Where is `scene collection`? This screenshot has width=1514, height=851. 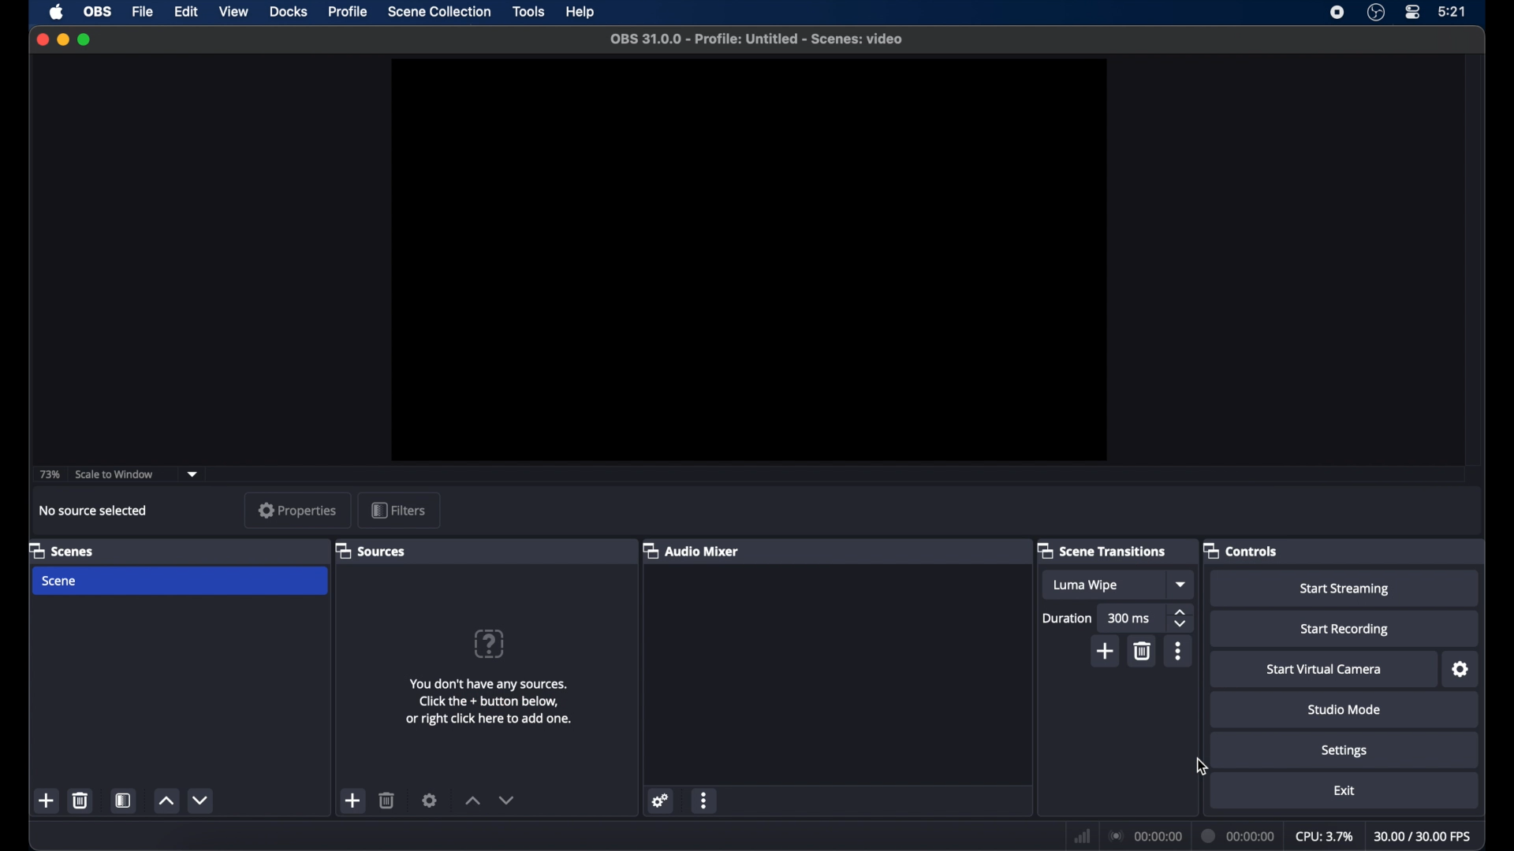
scene collection is located at coordinates (439, 13).